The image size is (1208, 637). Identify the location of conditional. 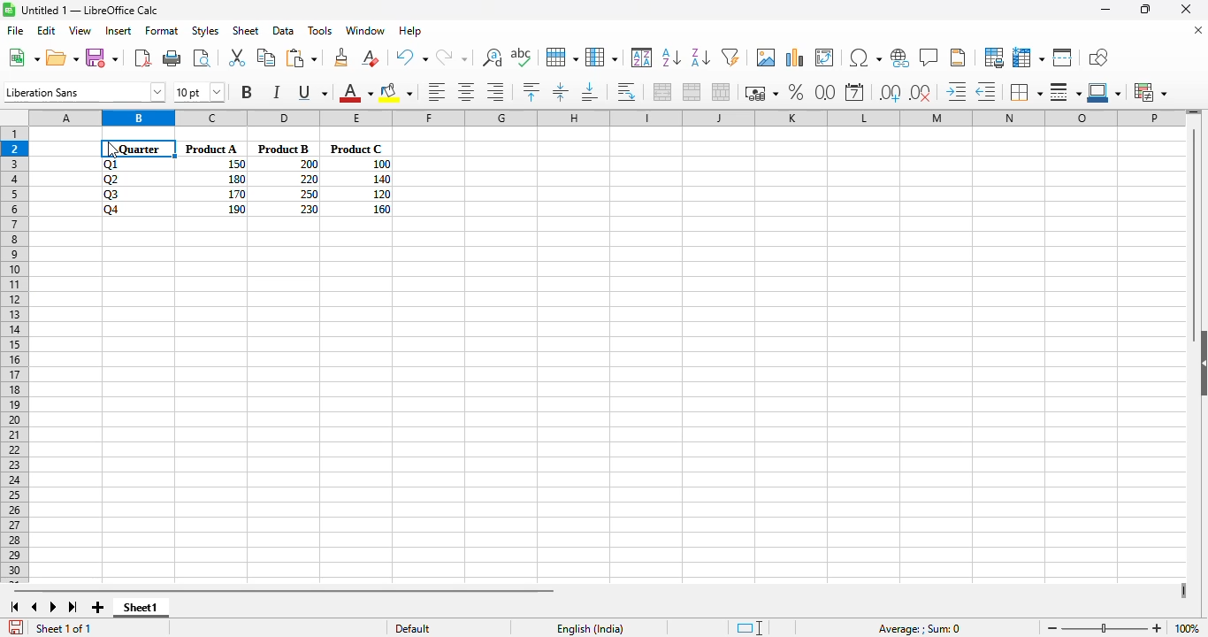
(1150, 92).